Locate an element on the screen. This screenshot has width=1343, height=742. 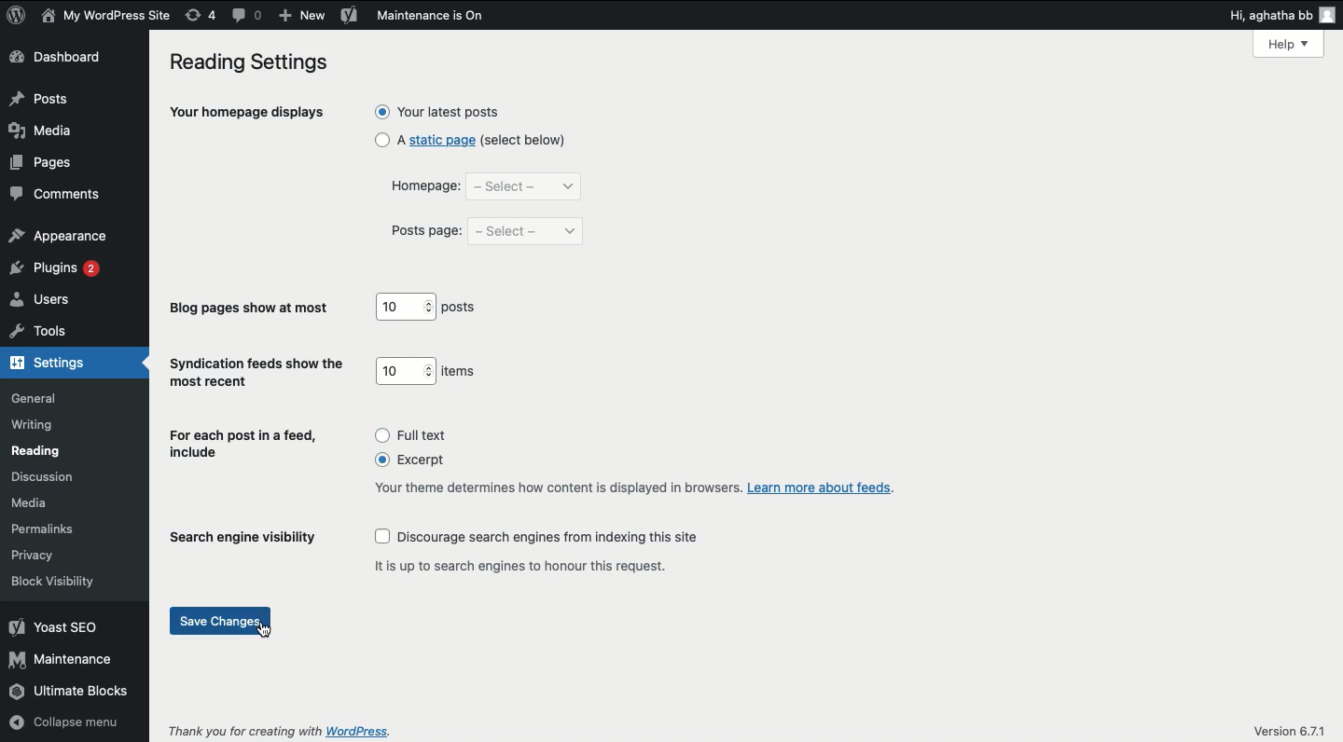
discourage search engines from indexing this site is located at coordinates (537, 537).